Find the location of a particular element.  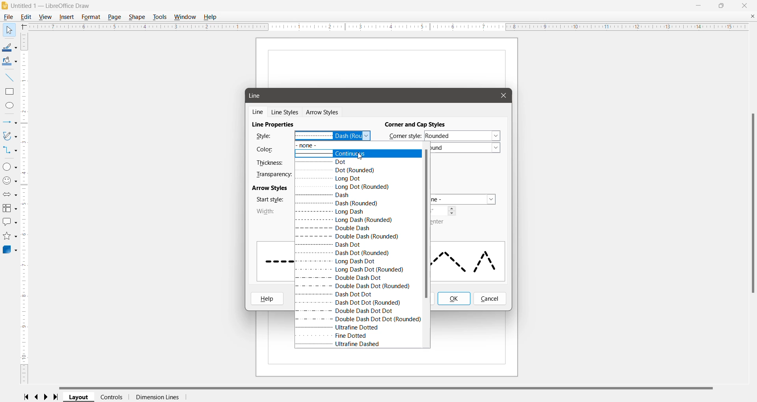

Connectors is located at coordinates (10, 151).